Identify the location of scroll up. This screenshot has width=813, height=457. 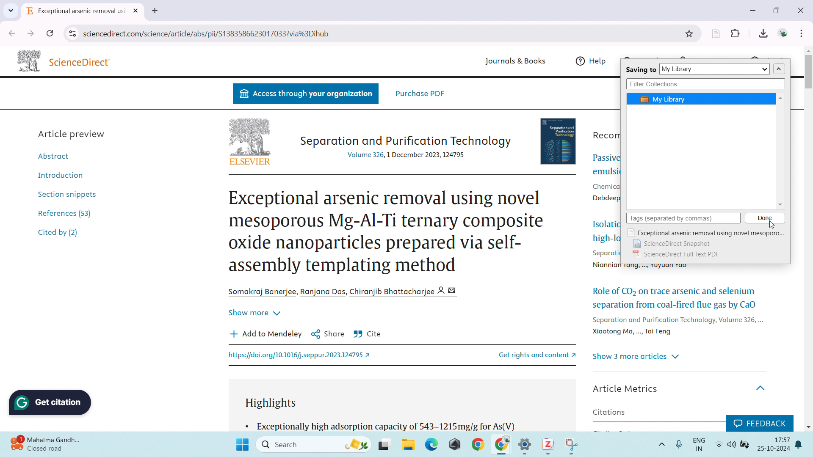
(781, 98).